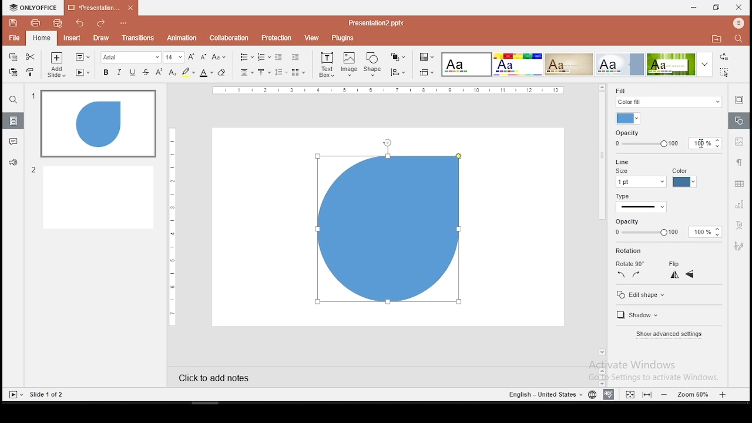 This screenshot has width=752, height=423. What do you see at coordinates (738, 121) in the screenshot?
I see `shape settings` at bounding box center [738, 121].